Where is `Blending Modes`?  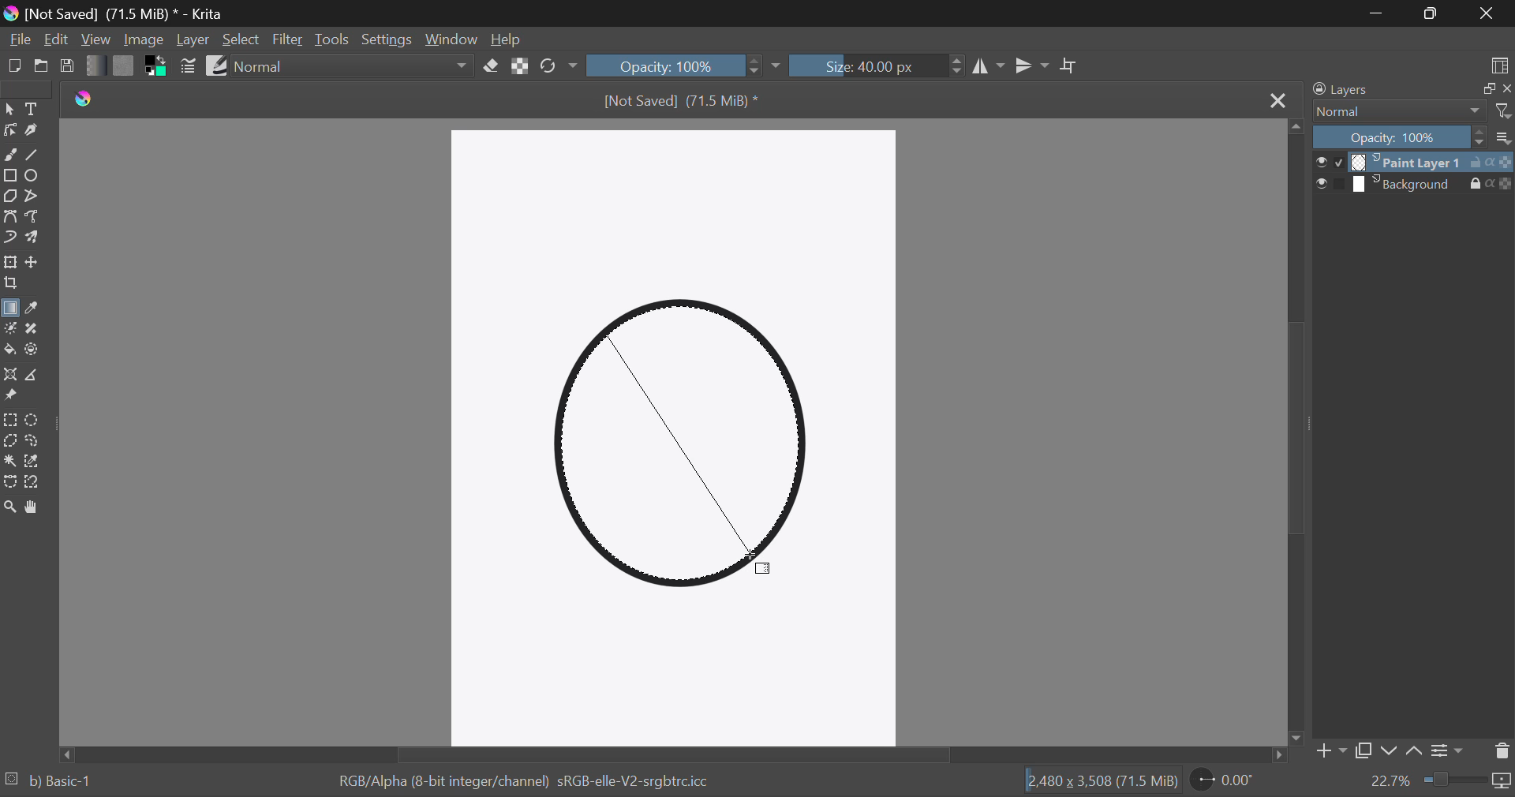
Blending Modes is located at coordinates (351, 65).